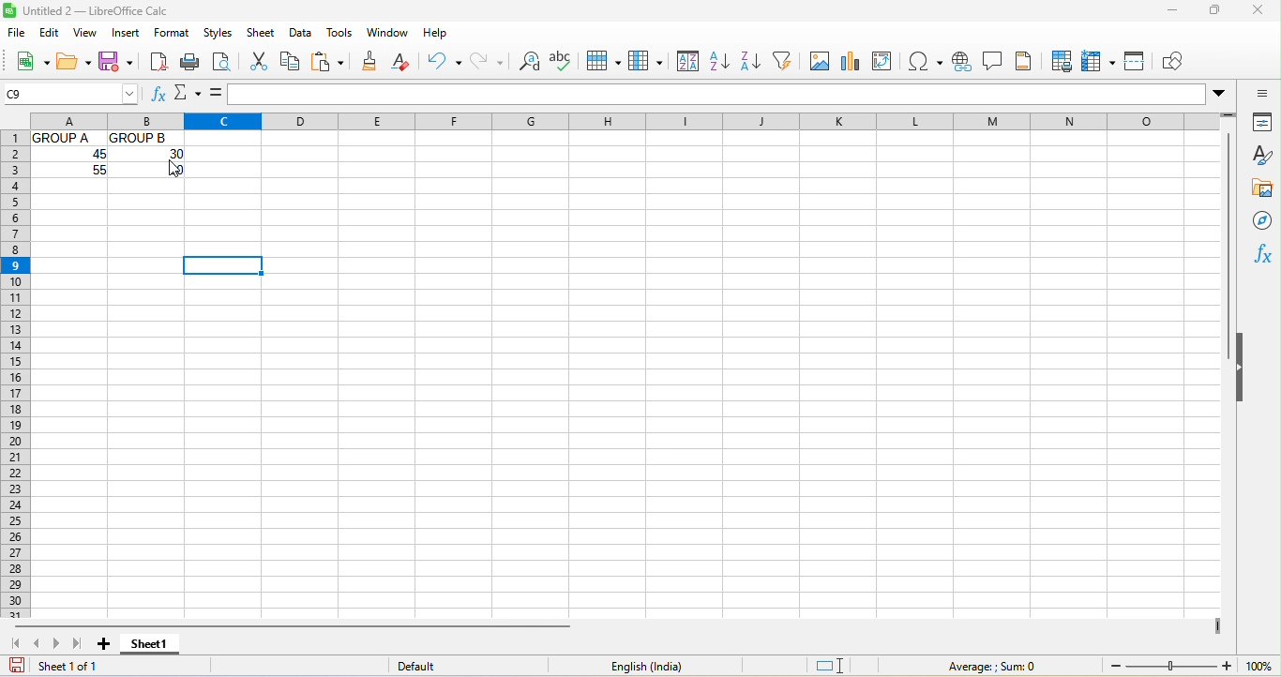 Image resolution: width=1281 pixels, height=677 pixels. Describe the element at coordinates (156, 645) in the screenshot. I see `sheet 1` at that location.